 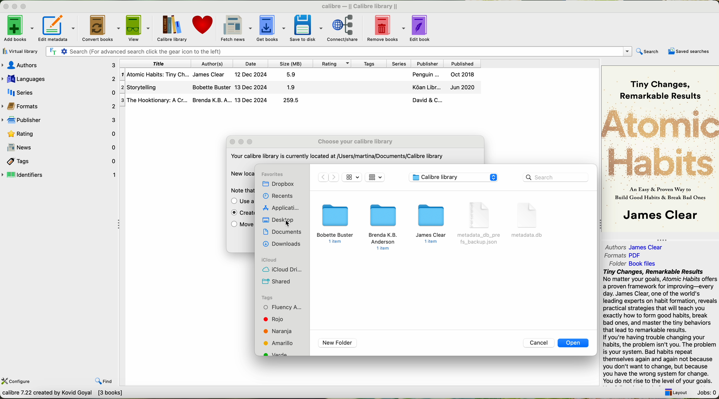 What do you see at coordinates (250, 142) in the screenshot?
I see `maximize` at bounding box center [250, 142].